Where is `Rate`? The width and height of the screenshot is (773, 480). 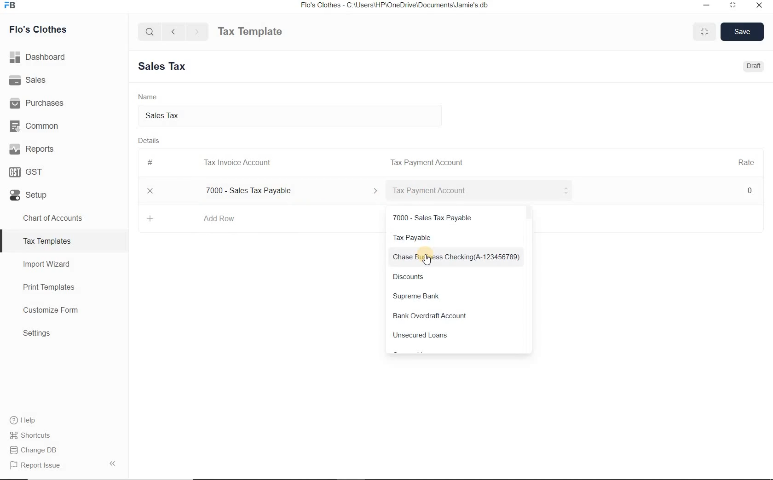 Rate is located at coordinates (746, 161).